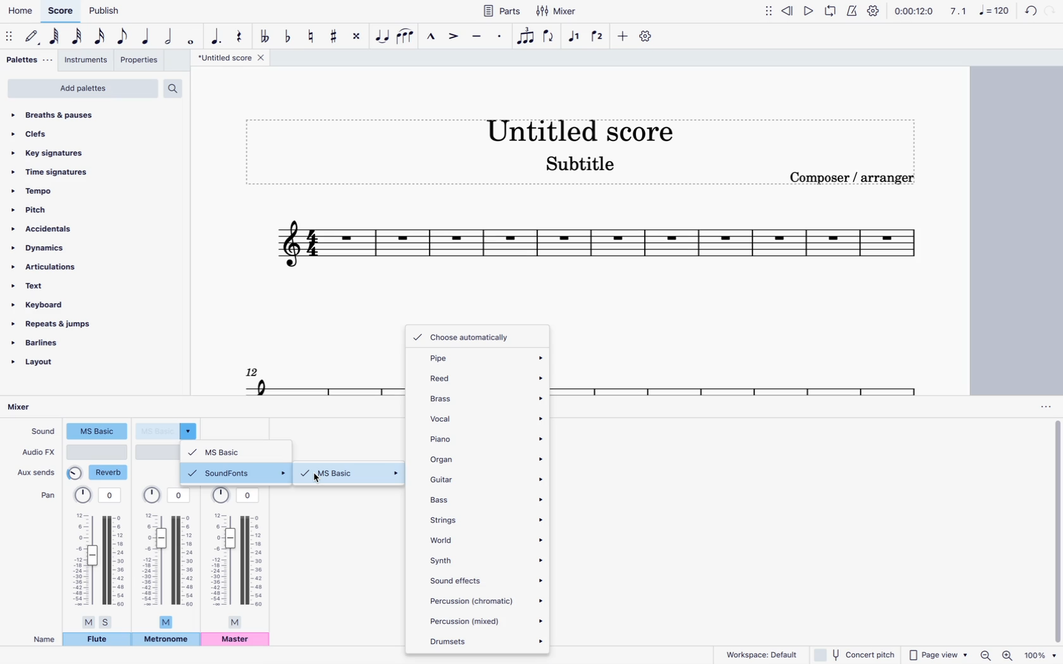 The image size is (1063, 664). What do you see at coordinates (485, 517) in the screenshot?
I see `strings` at bounding box center [485, 517].